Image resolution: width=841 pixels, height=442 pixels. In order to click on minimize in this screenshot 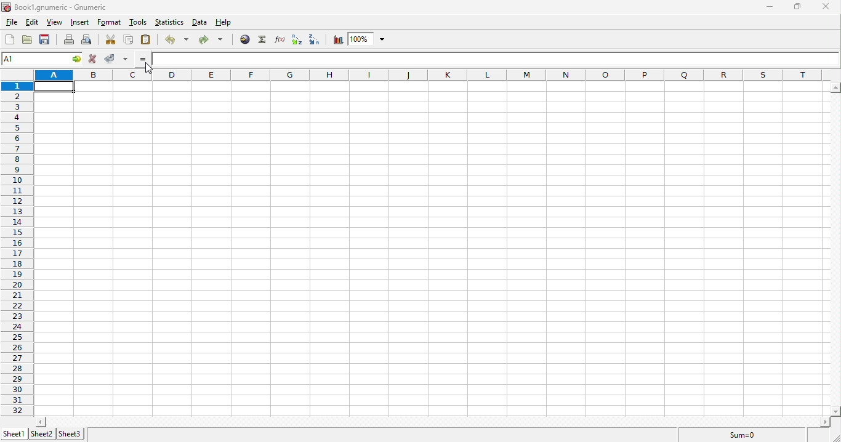, I will do `click(768, 7)`.